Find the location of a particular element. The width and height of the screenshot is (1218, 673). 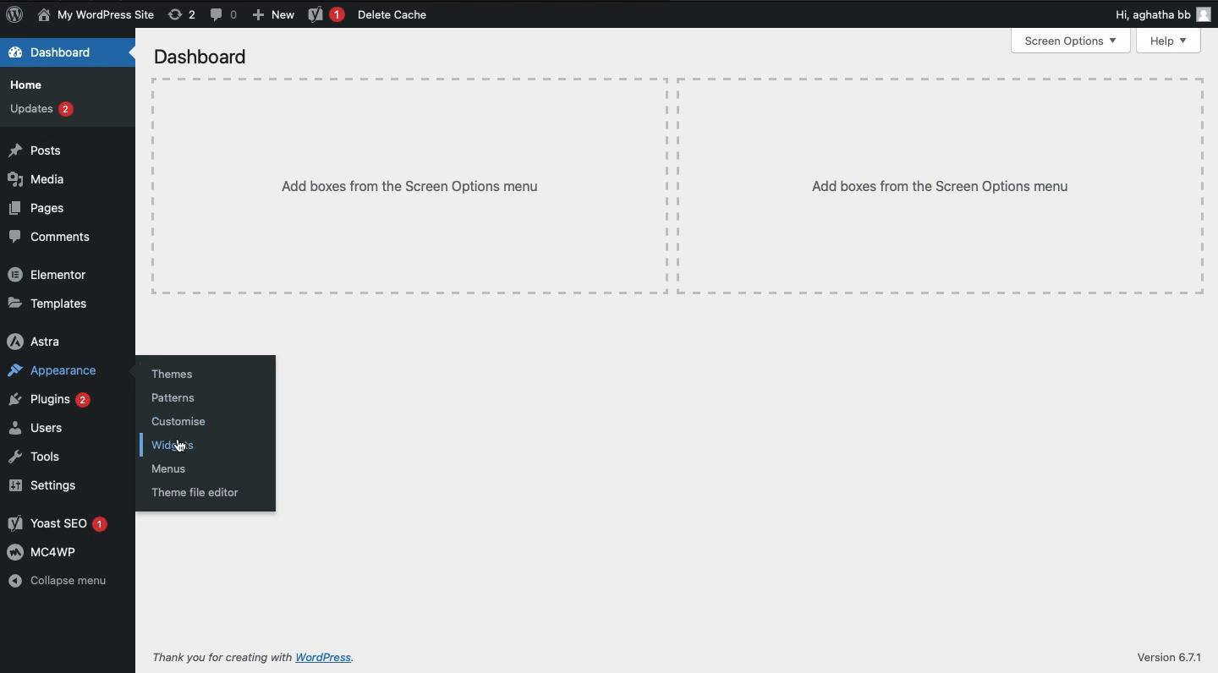

 is located at coordinates (226, 17).